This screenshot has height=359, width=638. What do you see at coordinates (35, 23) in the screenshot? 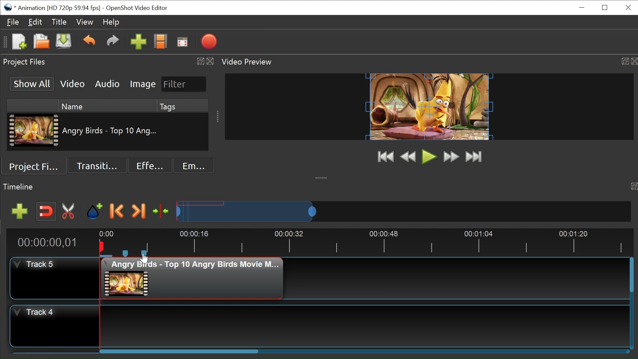
I see `Edit` at bounding box center [35, 23].